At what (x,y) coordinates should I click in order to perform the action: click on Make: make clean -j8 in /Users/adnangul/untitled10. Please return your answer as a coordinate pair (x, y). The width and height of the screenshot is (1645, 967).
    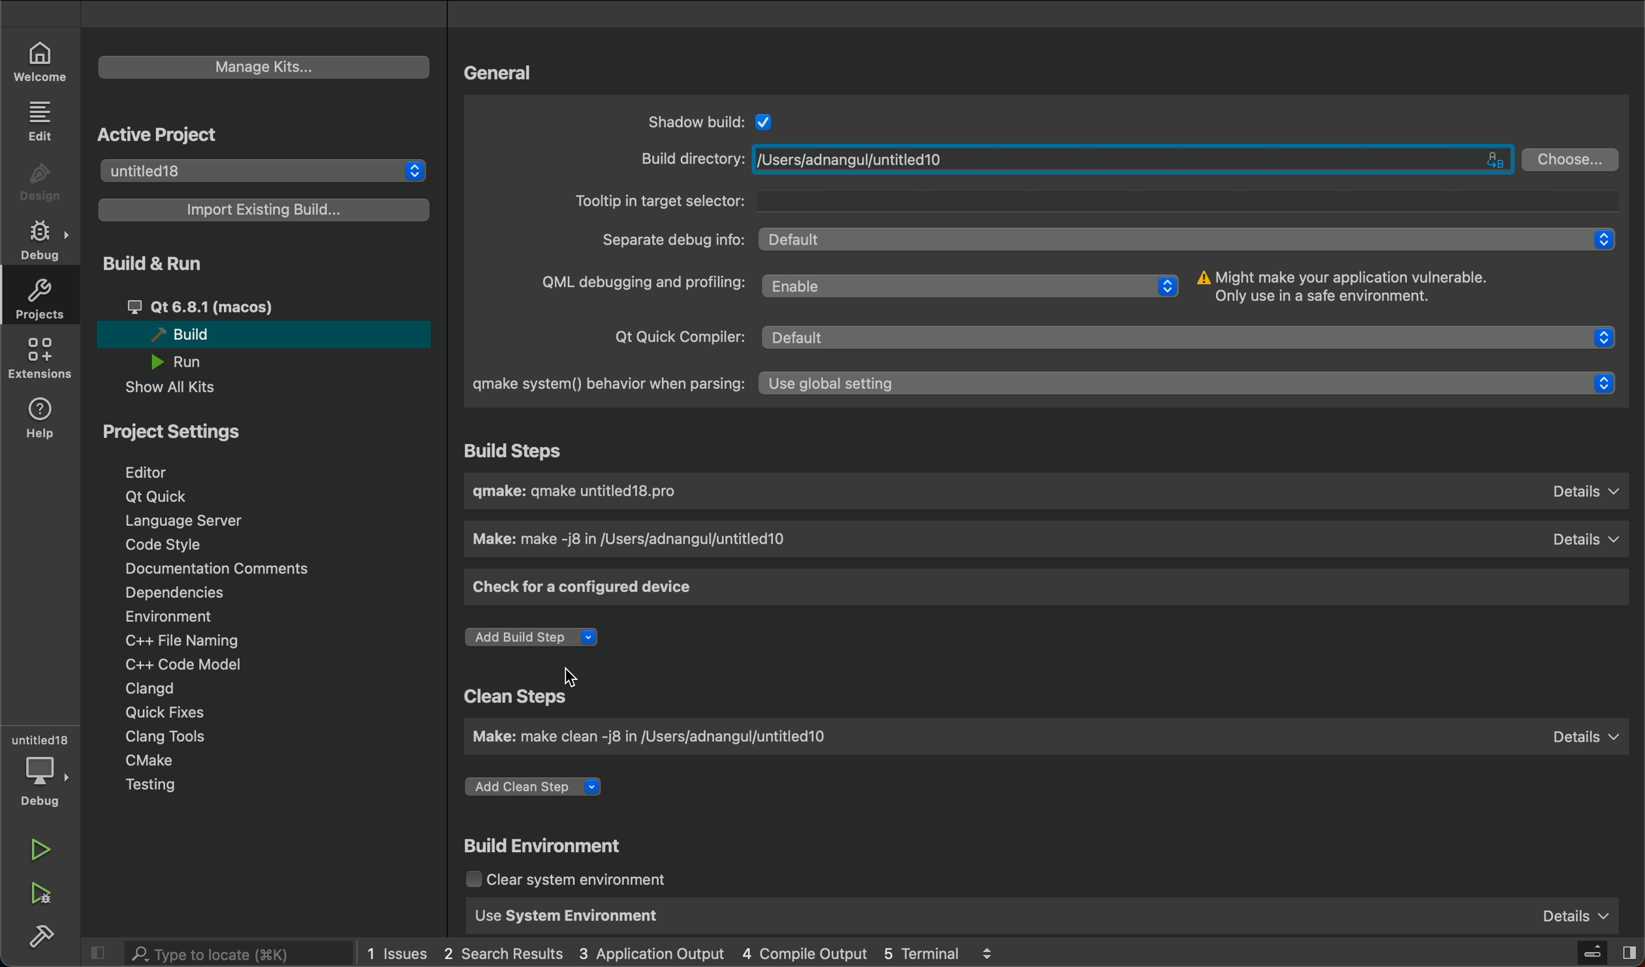
    Looking at the image, I should click on (656, 735).